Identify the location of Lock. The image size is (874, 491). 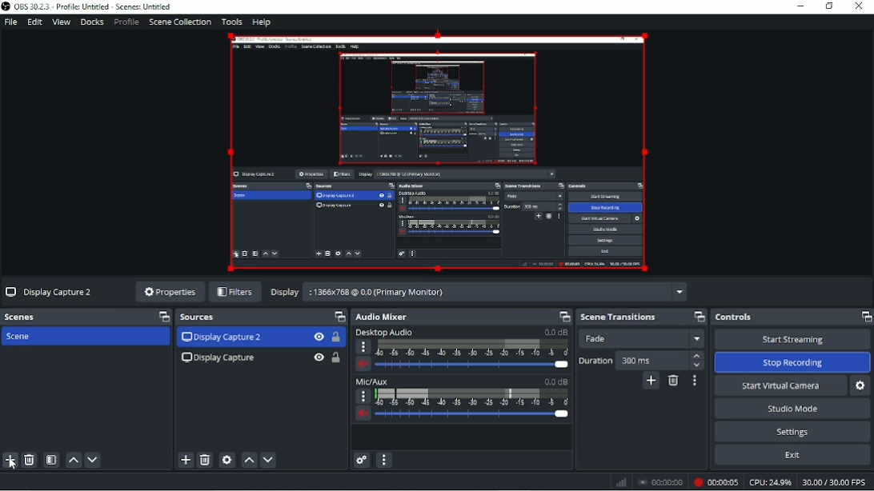
(335, 337).